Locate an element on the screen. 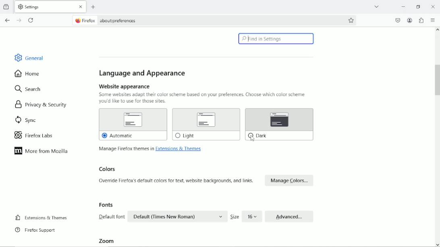 Image resolution: width=440 pixels, height=247 pixels. View recent browsing is located at coordinates (6, 7).